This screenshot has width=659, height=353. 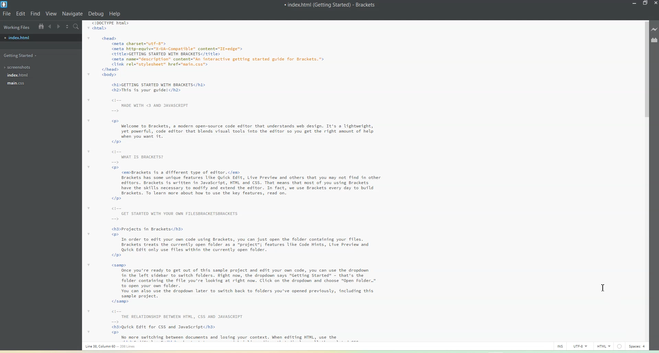 I want to click on Index.html (Getting Started) - Brackets, so click(x=331, y=4).